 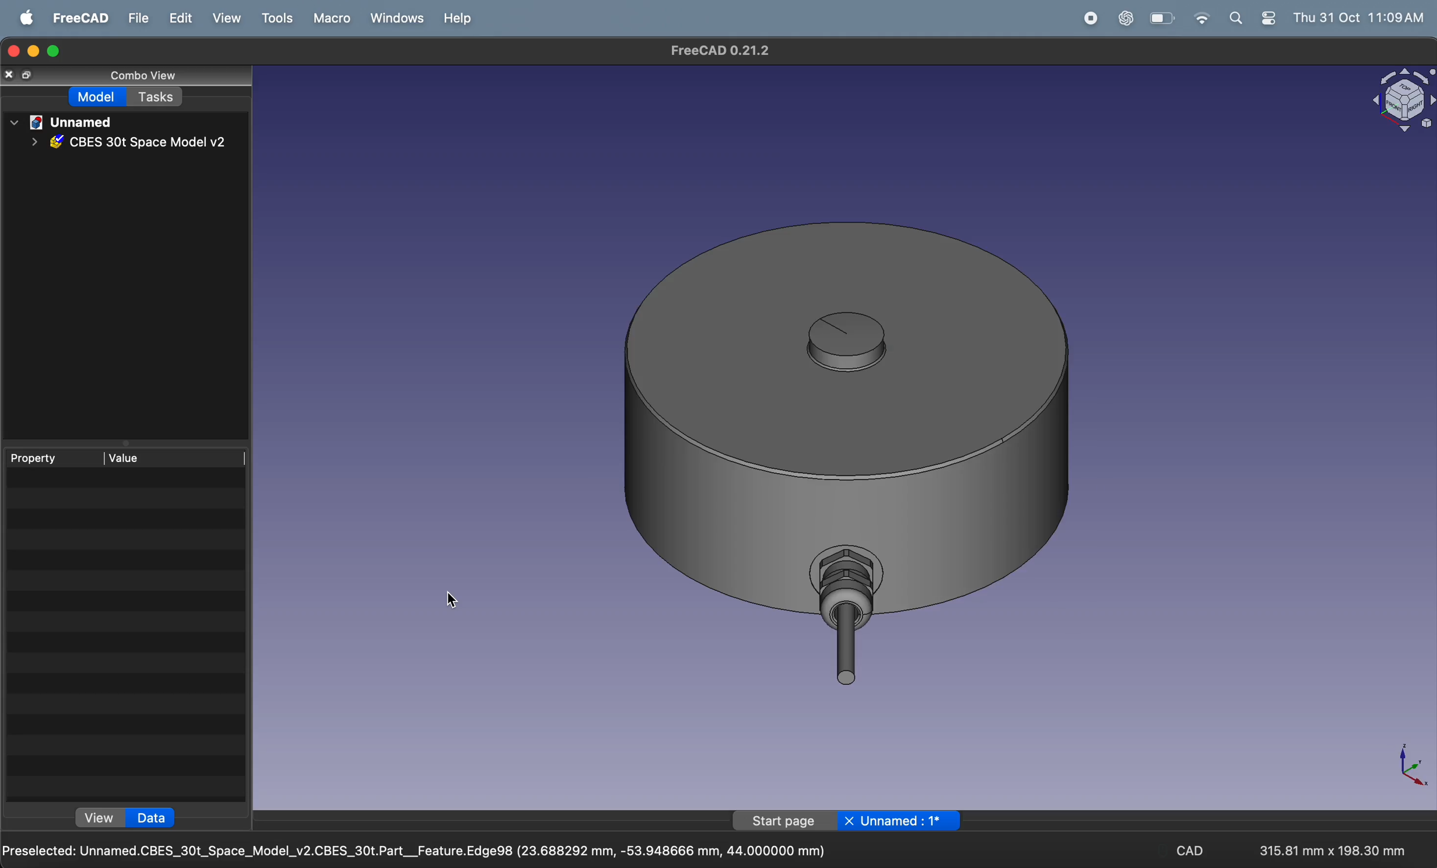 I want to click on cursor, so click(x=446, y=604).